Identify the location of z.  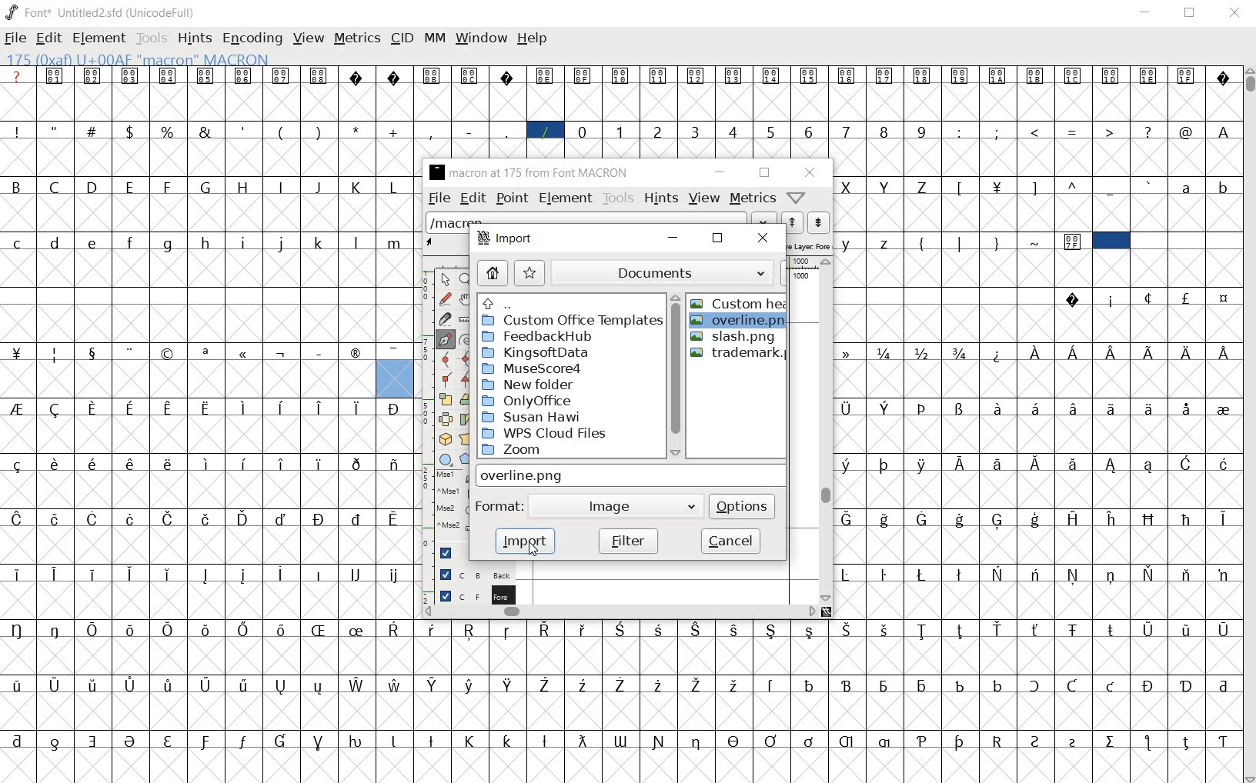
(885, 242).